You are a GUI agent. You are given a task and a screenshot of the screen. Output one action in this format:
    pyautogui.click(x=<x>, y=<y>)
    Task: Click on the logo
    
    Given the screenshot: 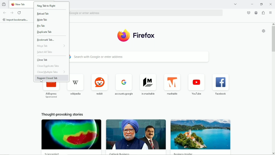 What is the action you would take?
    pyautogui.click(x=135, y=35)
    